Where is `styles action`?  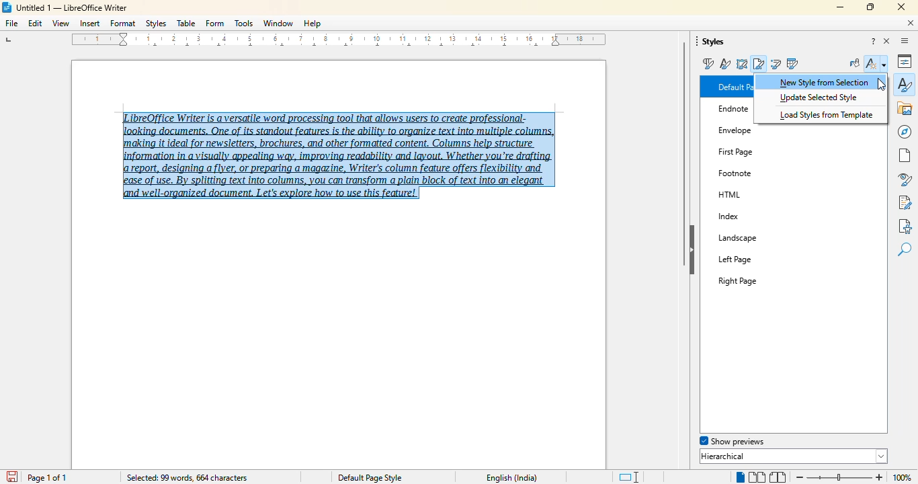
styles action is located at coordinates (877, 63).